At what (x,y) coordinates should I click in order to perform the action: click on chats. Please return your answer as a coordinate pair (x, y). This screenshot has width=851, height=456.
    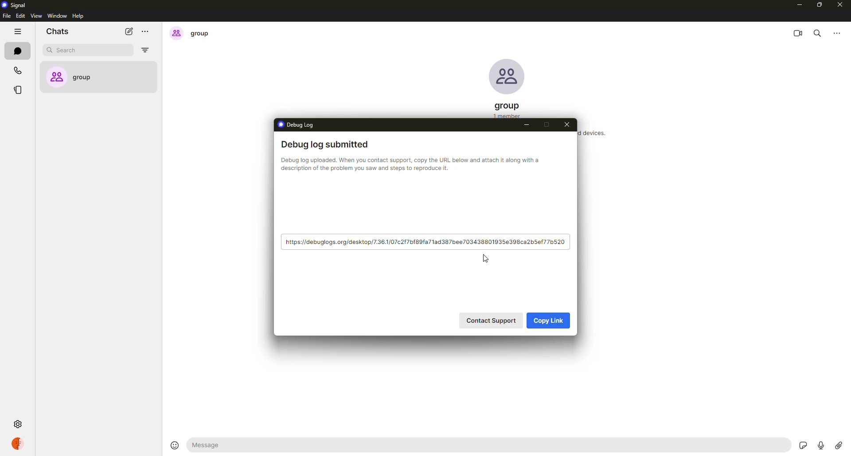
    Looking at the image, I should click on (16, 50).